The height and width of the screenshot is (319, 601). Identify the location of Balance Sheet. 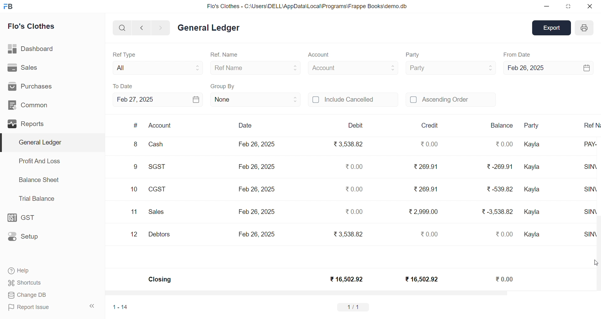
(39, 180).